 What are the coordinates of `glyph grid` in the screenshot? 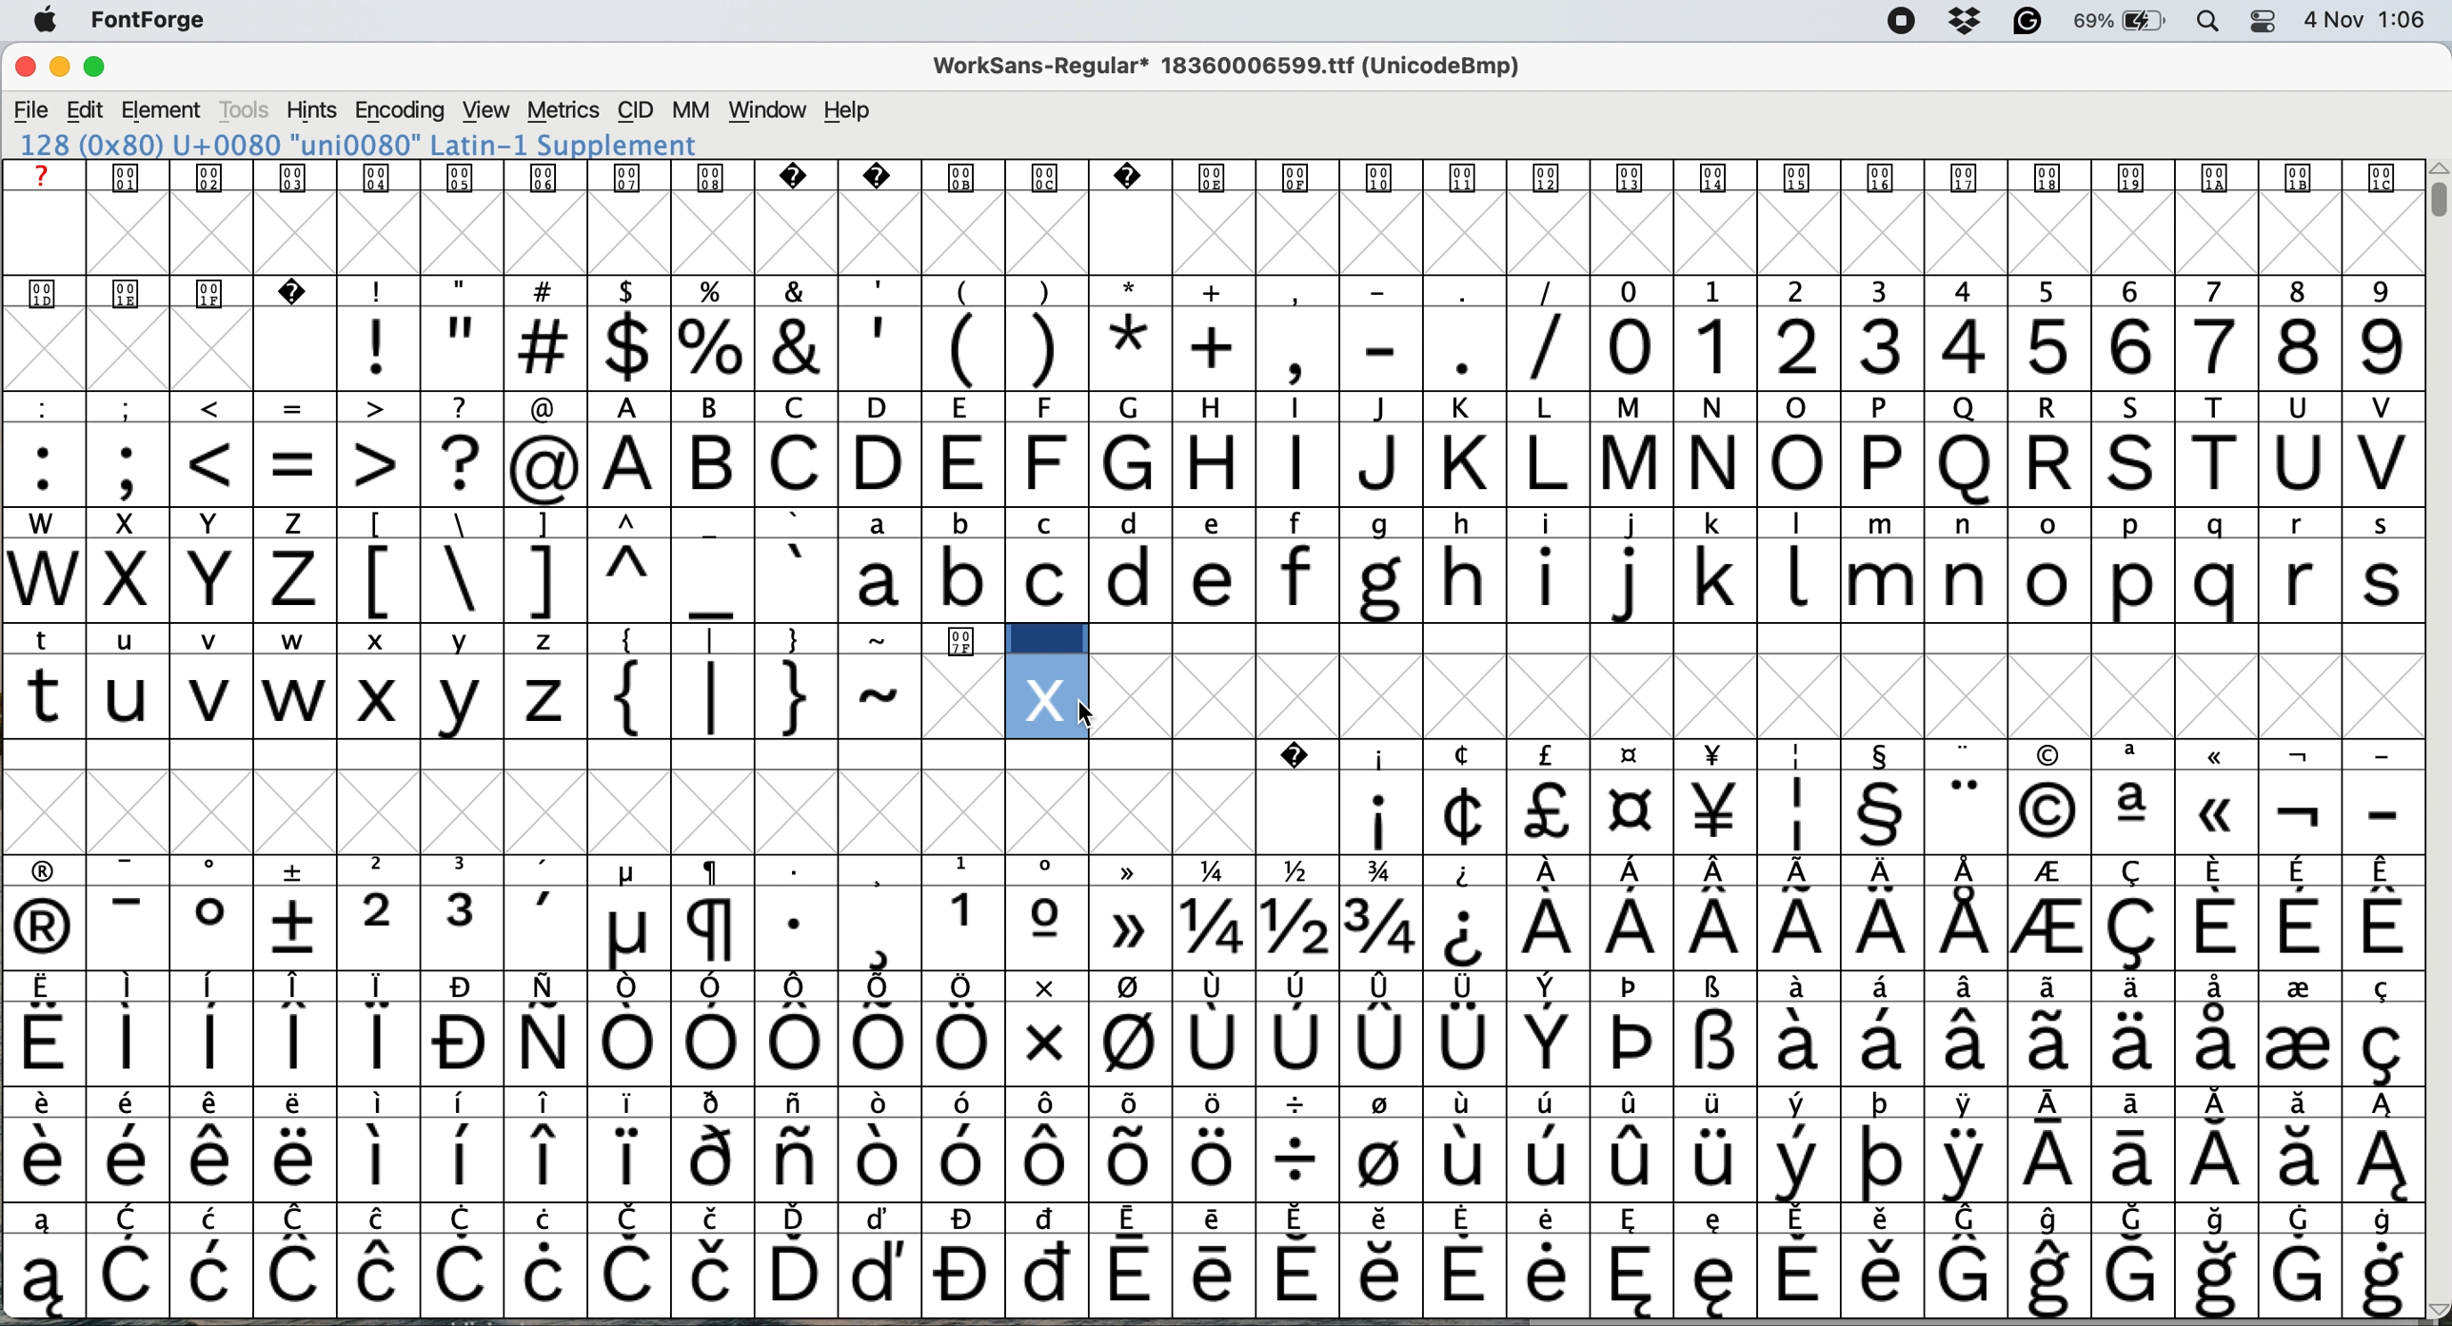 It's located at (177, 354).